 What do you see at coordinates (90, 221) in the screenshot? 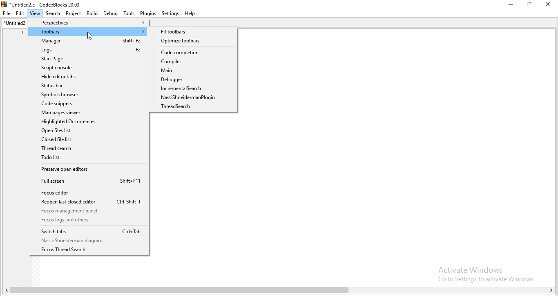
I see `Focus legs and others` at bounding box center [90, 221].